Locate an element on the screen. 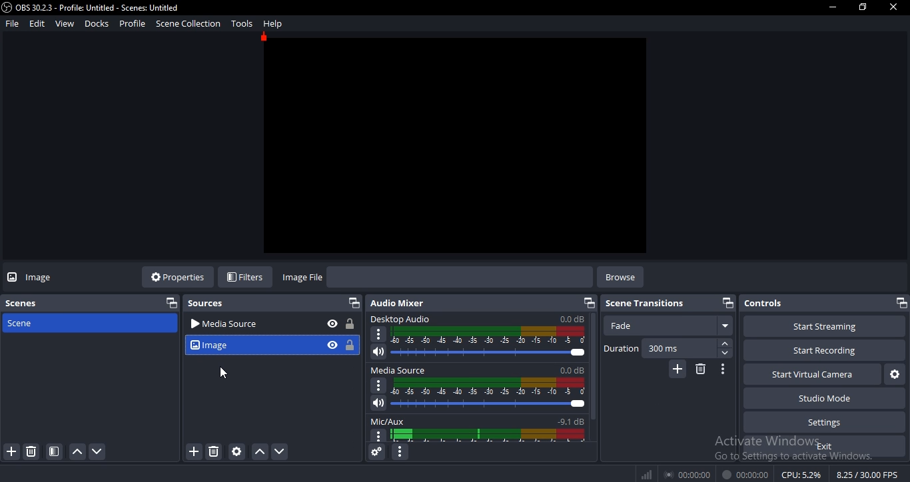 The width and height of the screenshot is (910, 482). 300ms is located at coordinates (663, 348).